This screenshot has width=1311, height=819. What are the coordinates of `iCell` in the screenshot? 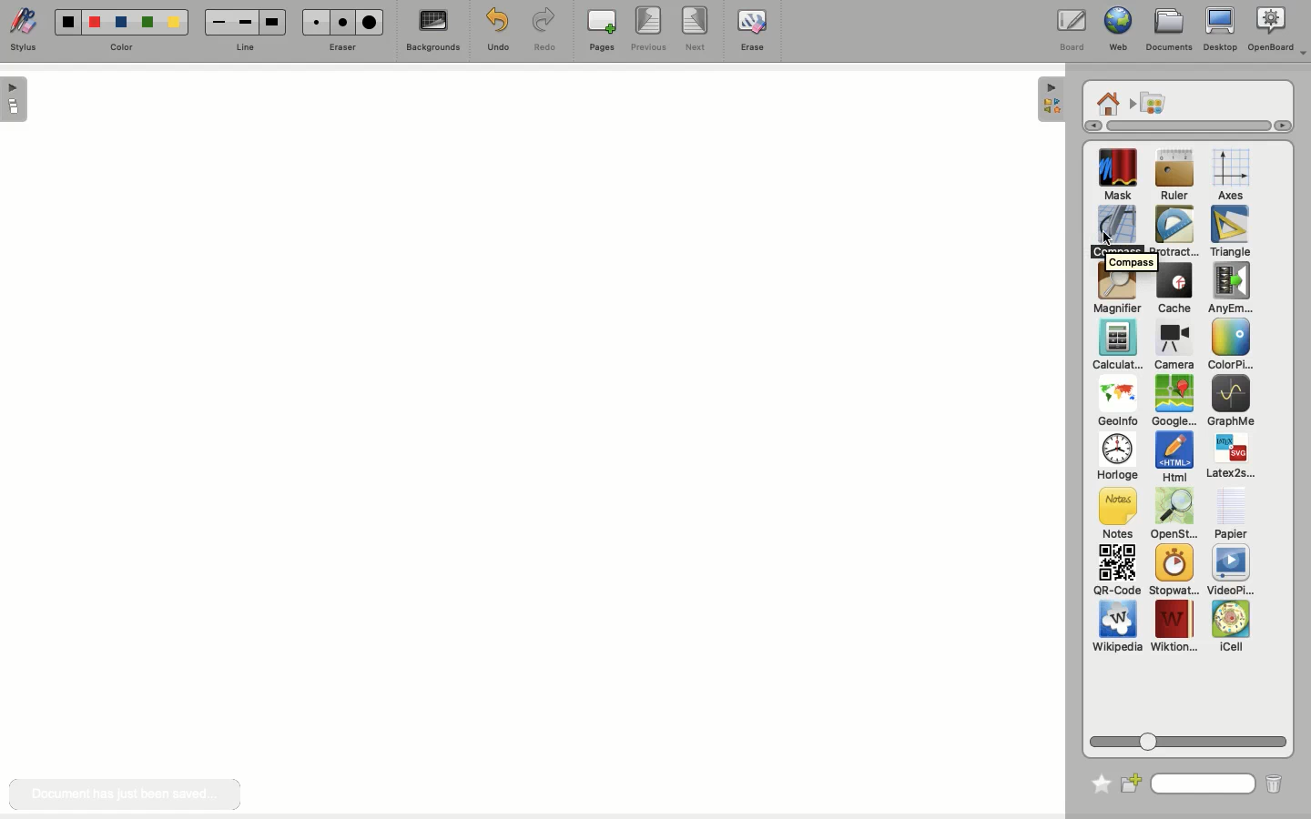 It's located at (1232, 627).